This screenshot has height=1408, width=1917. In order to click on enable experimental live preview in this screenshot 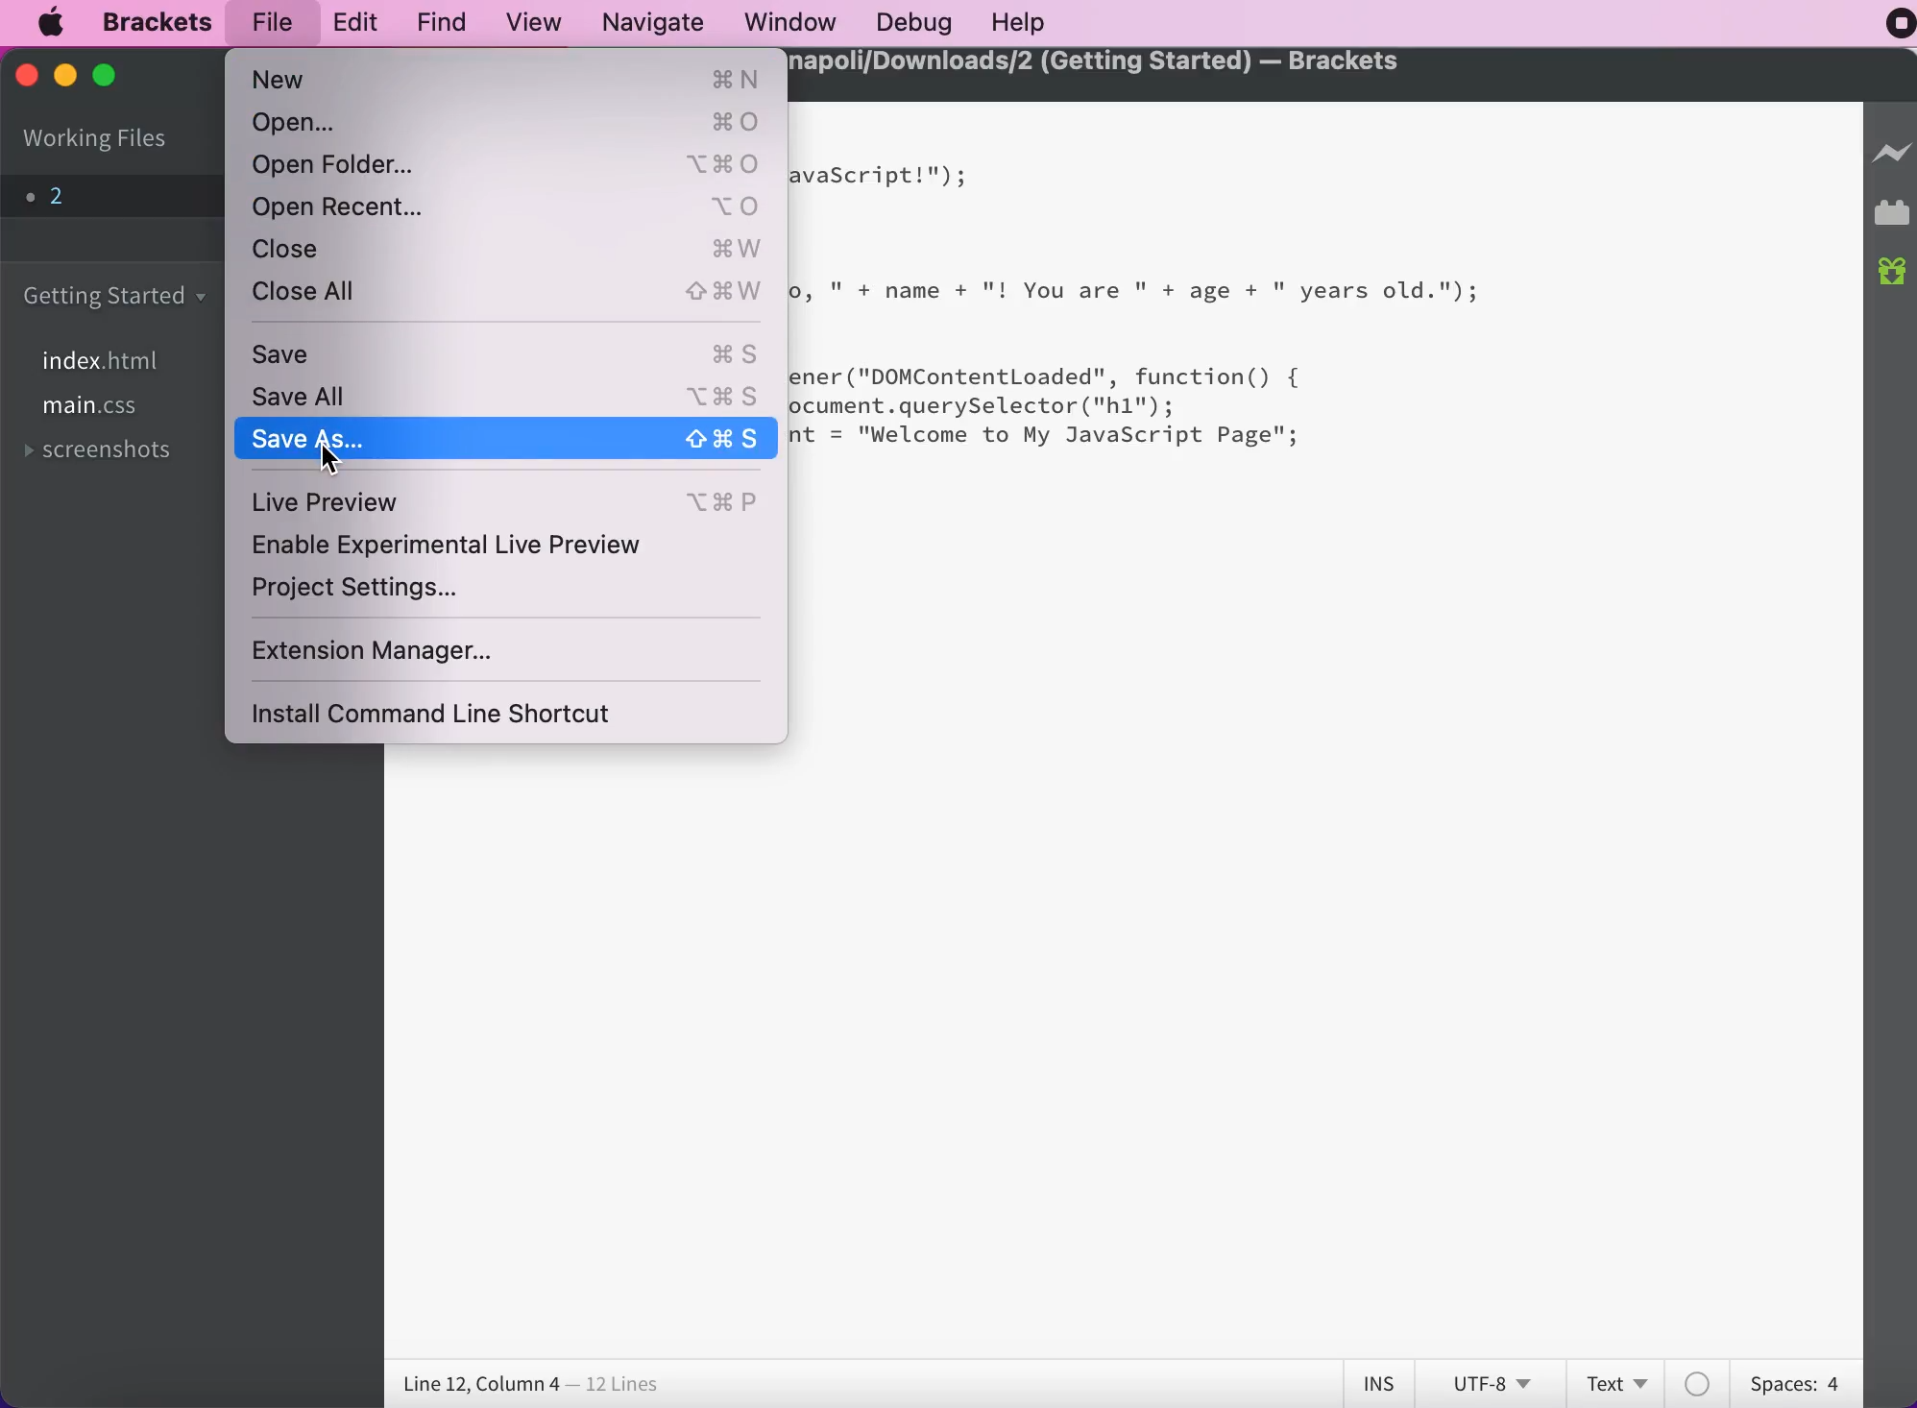, I will do `click(475, 551)`.